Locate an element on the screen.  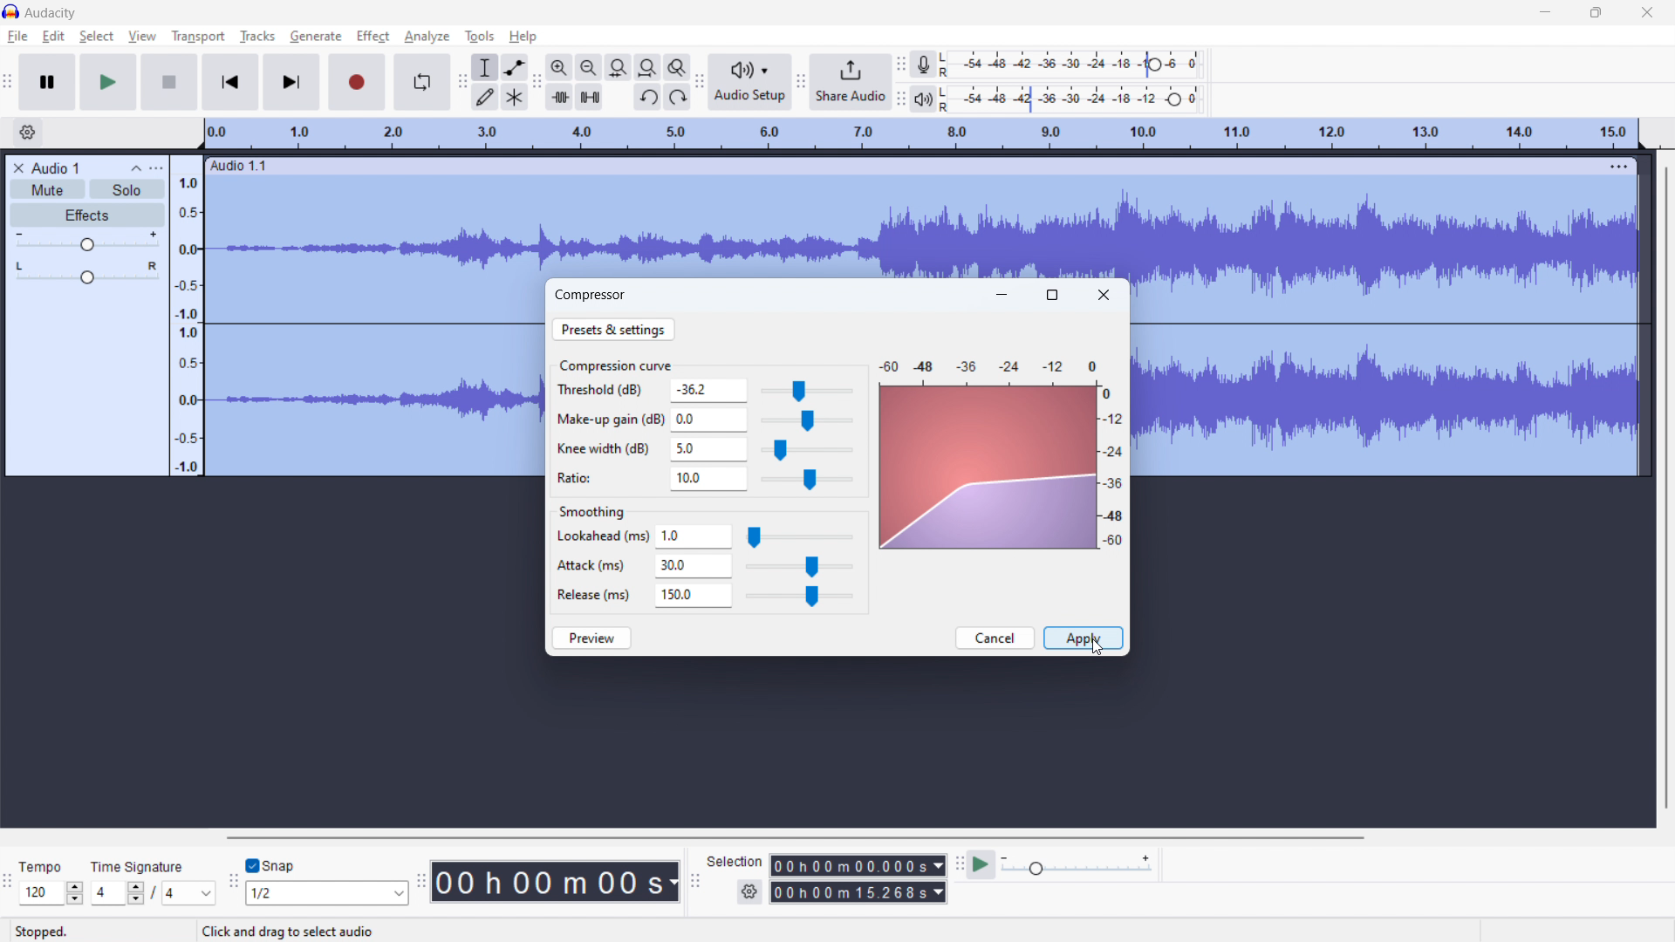
30.0 is located at coordinates (694, 567).